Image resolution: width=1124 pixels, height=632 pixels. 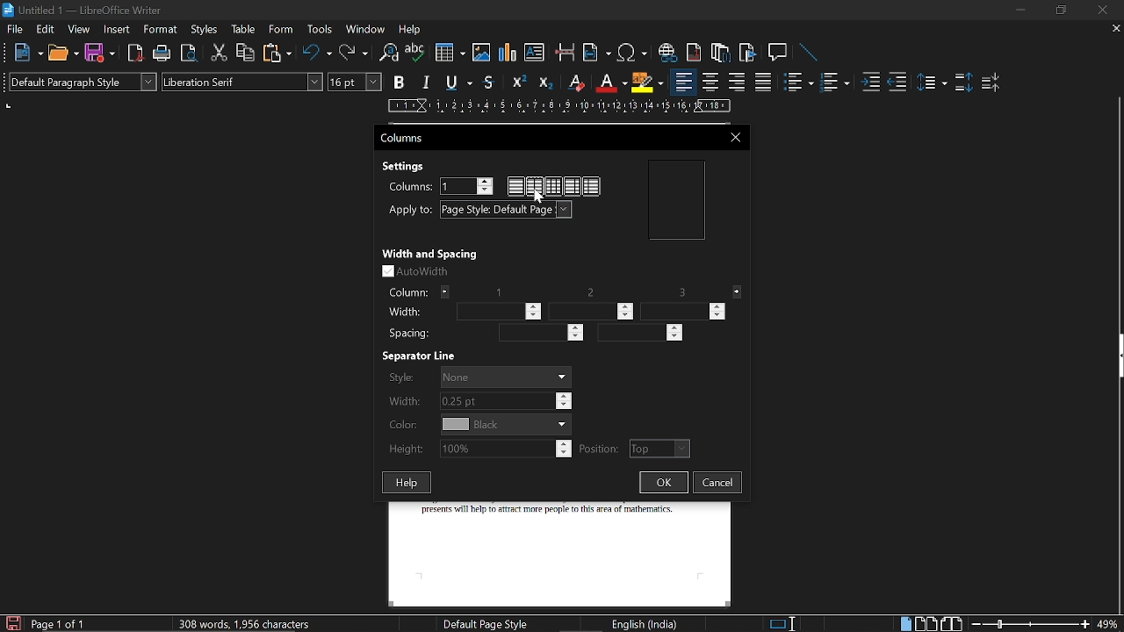 What do you see at coordinates (509, 54) in the screenshot?
I see `insert diagram ` at bounding box center [509, 54].